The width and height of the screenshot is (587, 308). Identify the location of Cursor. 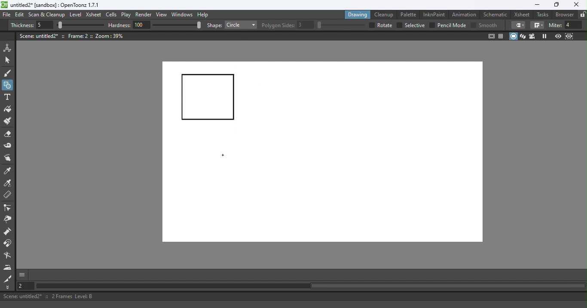
(223, 155).